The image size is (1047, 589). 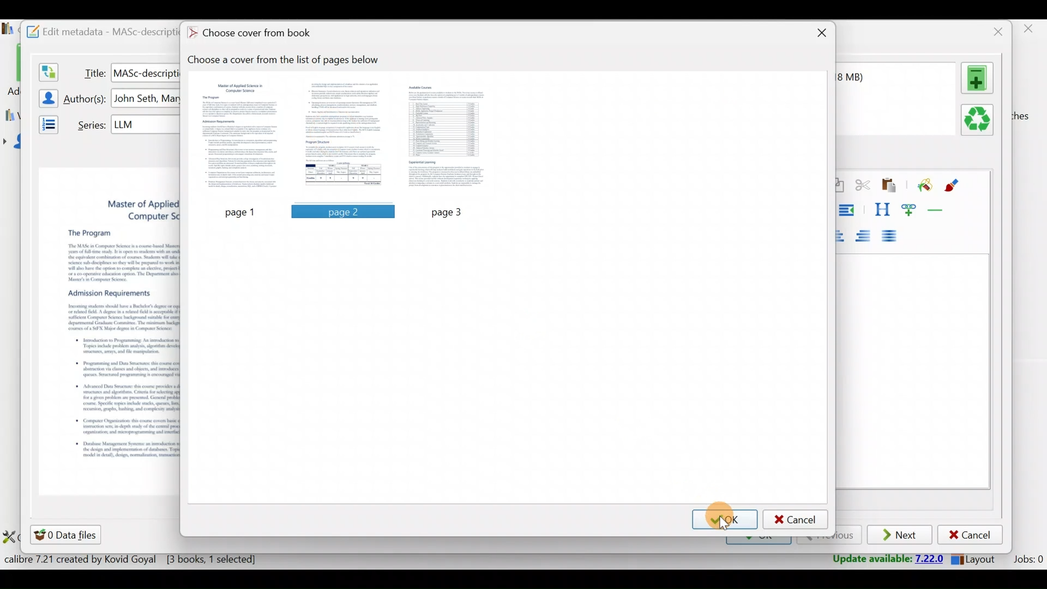 I want to click on Open the manage series editor, so click(x=45, y=123).